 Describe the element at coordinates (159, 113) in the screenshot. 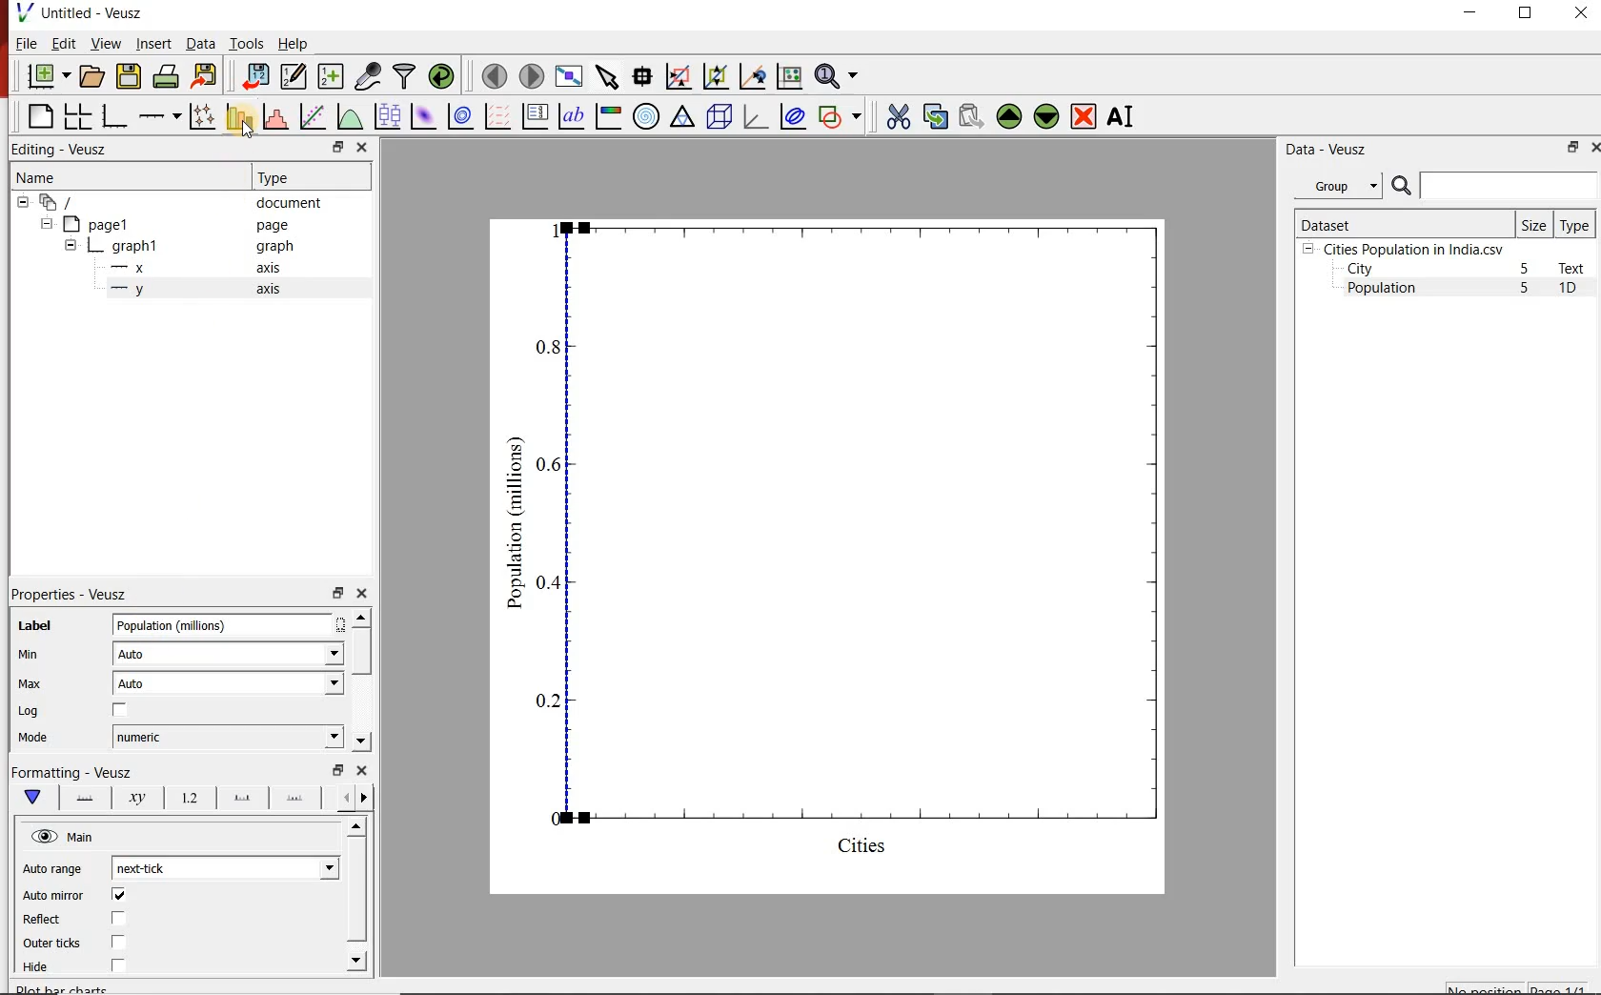

I see `Add an axis to the plot` at that location.